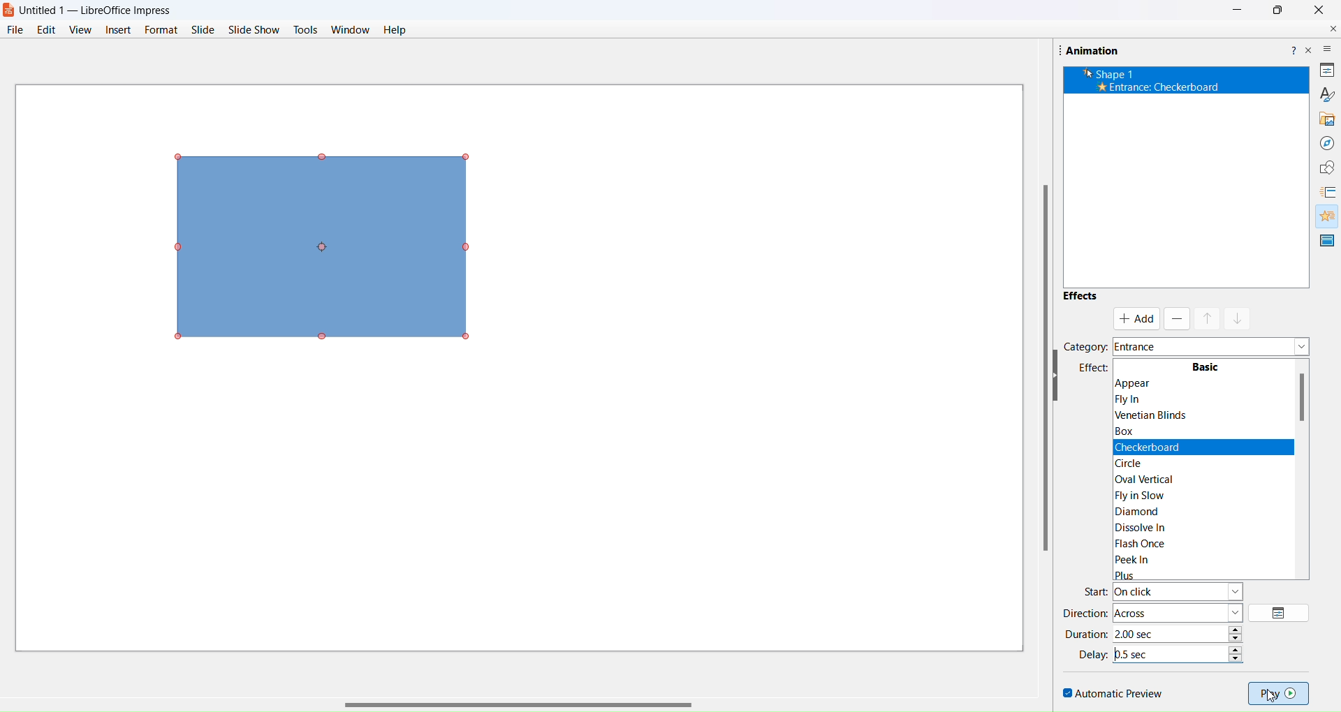  What do you see at coordinates (1154, 494) in the screenshot?
I see `|Fly in Slow` at bounding box center [1154, 494].